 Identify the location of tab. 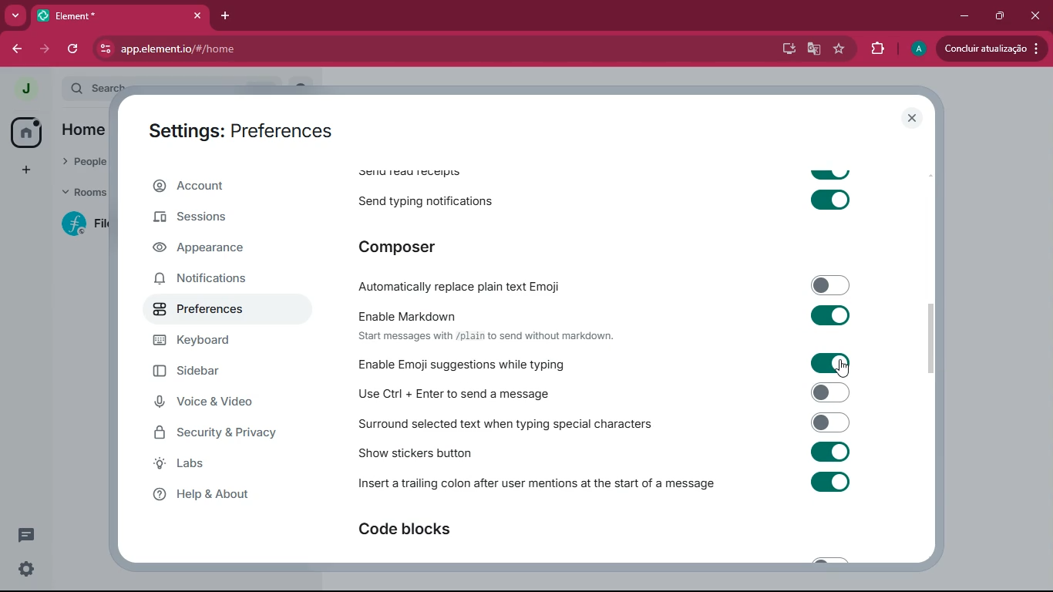
(118, 15).